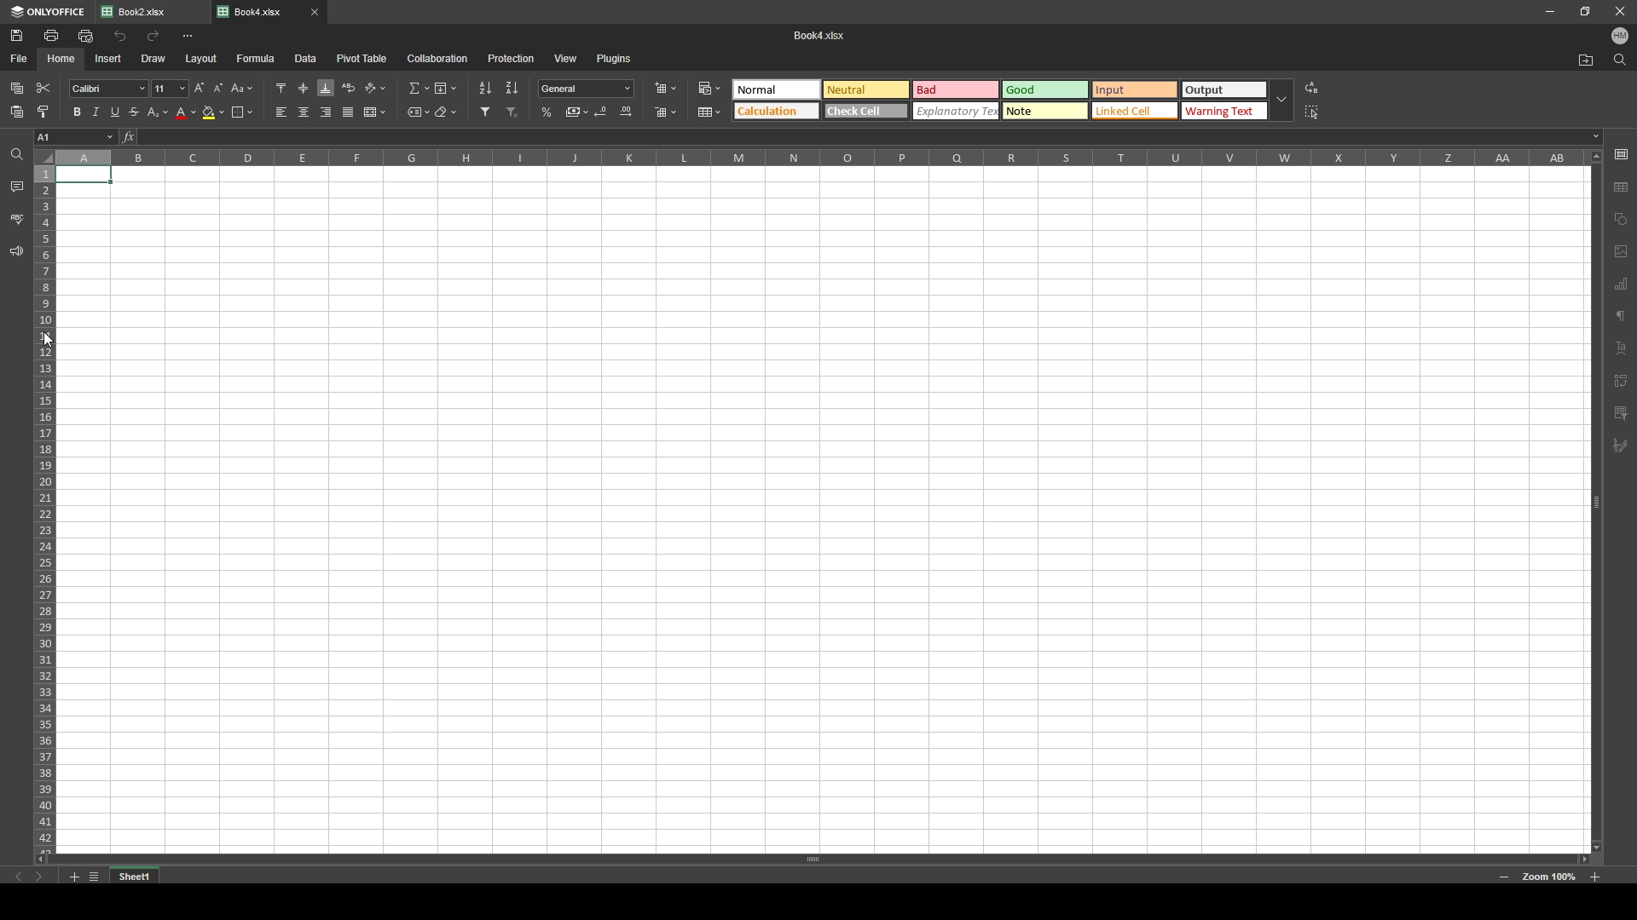 This screenshot has height=920, width=1637. I want to click on summation, so click(418, 88).